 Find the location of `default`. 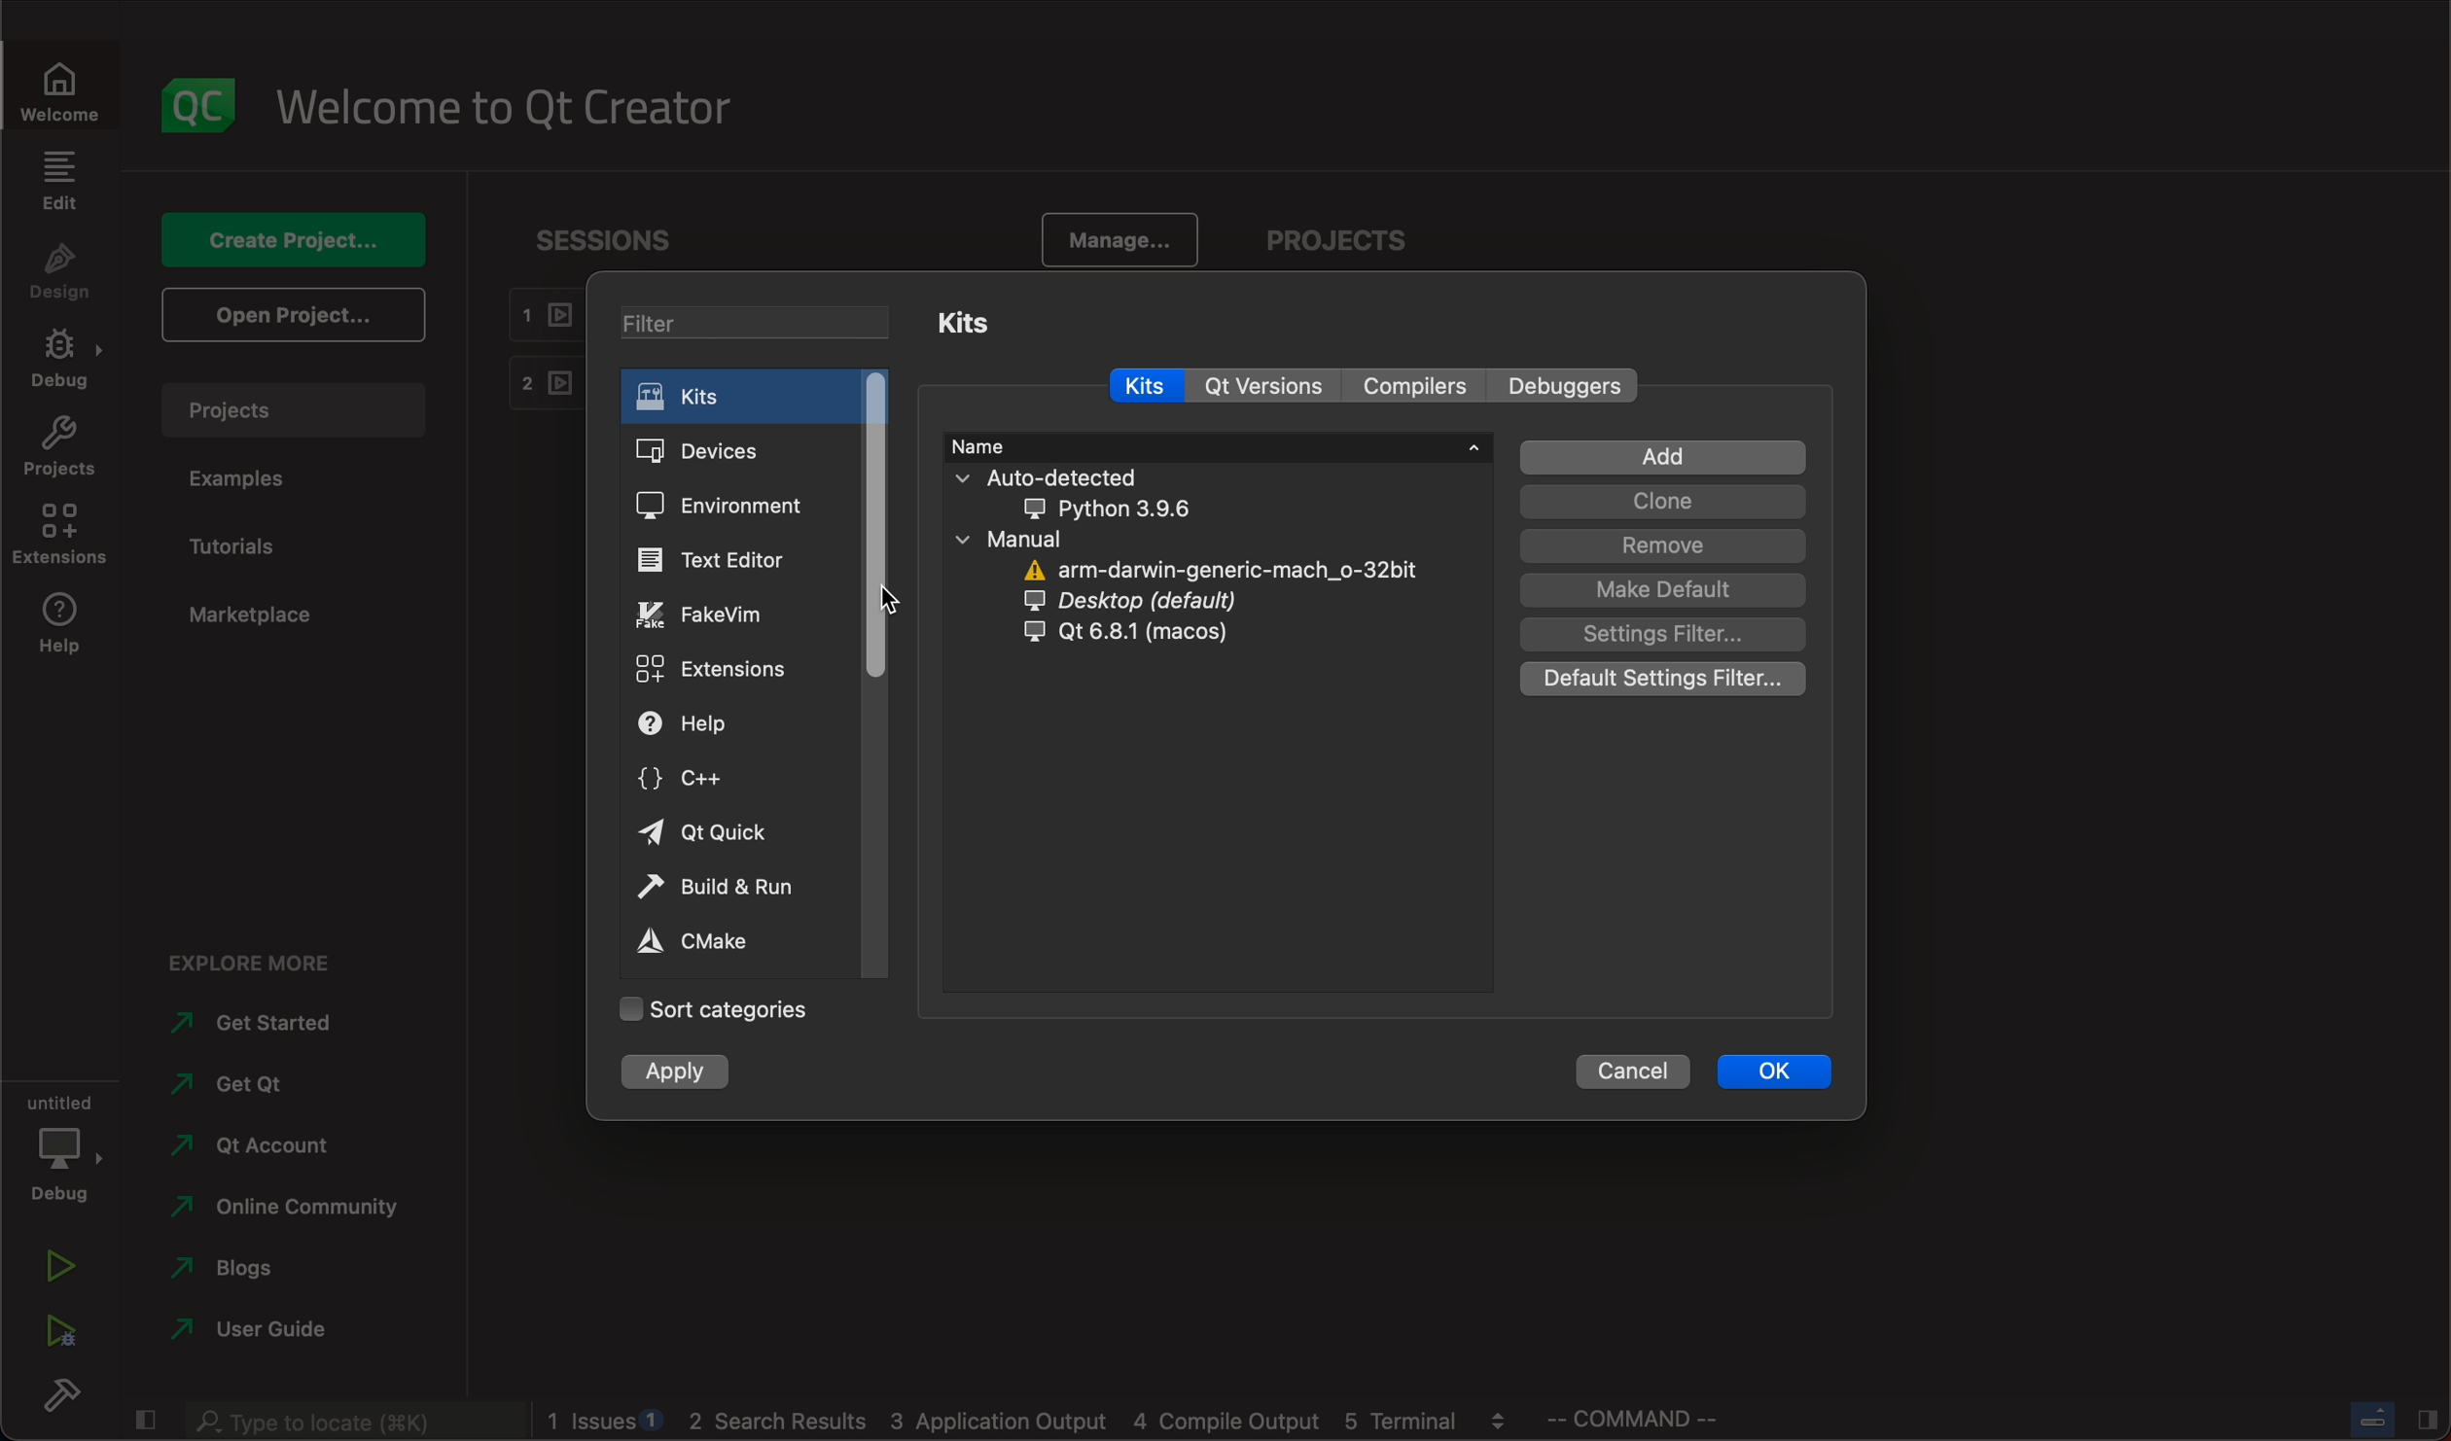

default is located at coordinates (1660, 591).